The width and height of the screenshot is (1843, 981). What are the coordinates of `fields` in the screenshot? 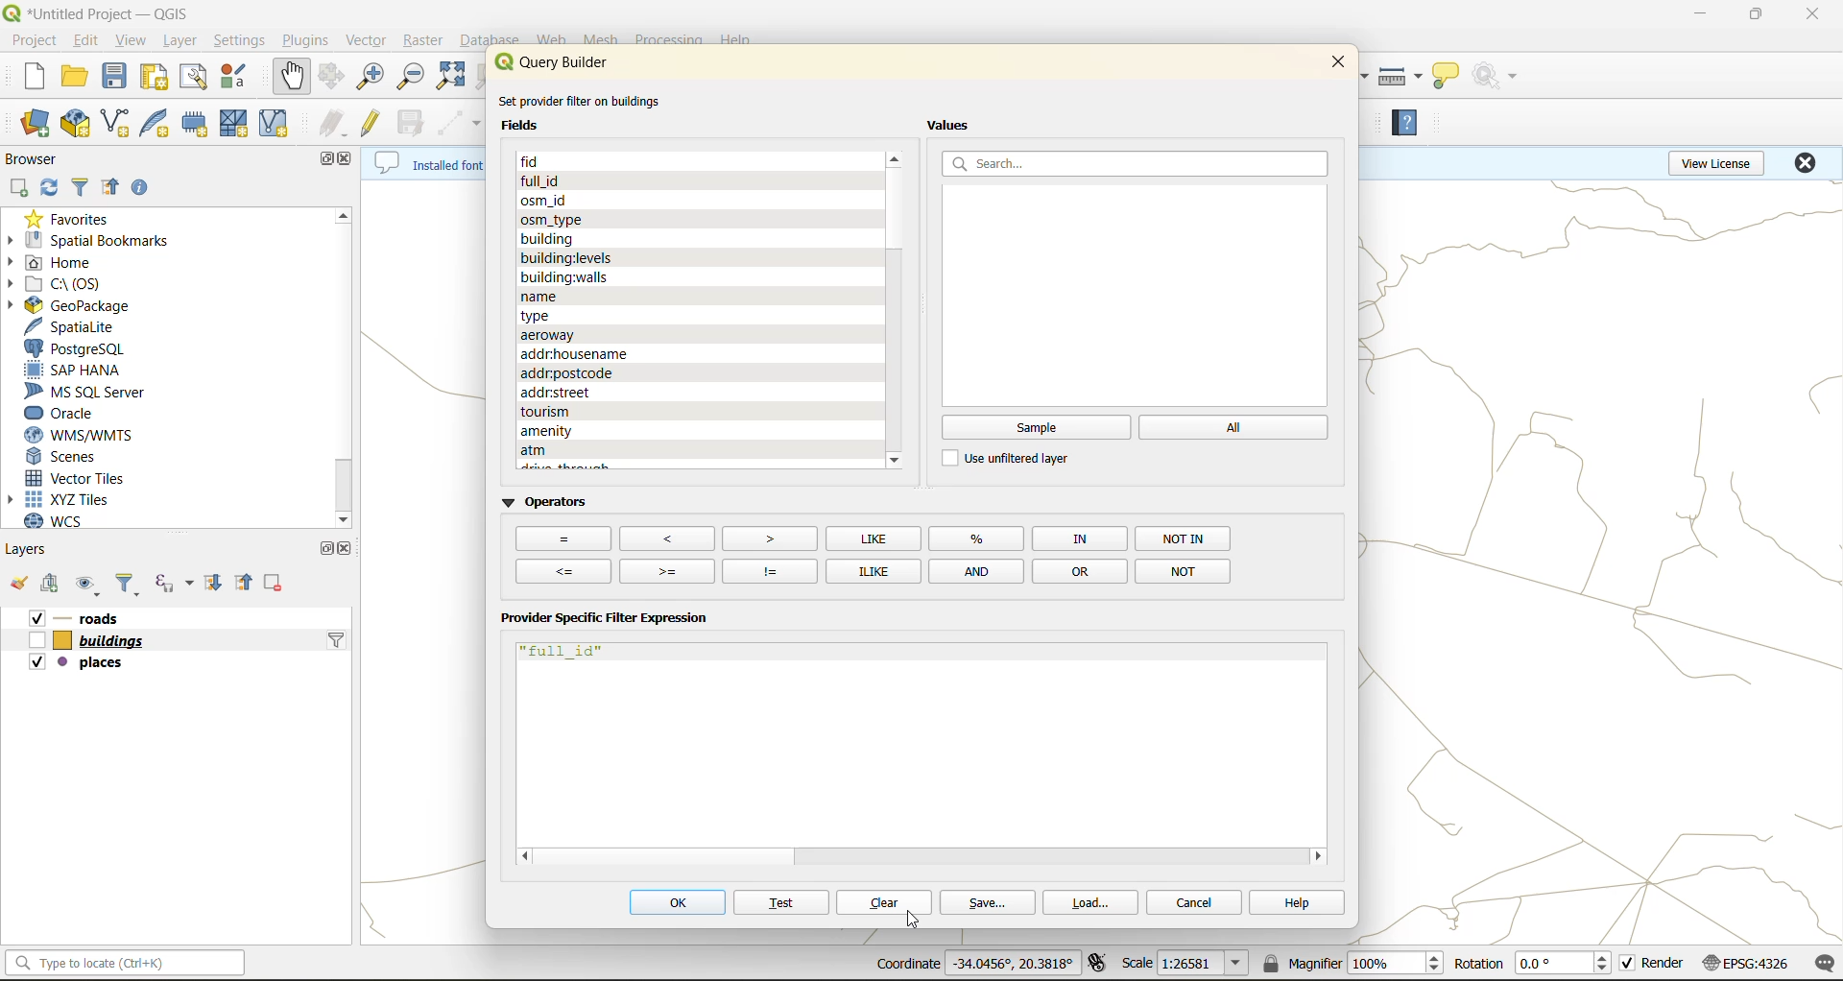 It's located at (543, 313).